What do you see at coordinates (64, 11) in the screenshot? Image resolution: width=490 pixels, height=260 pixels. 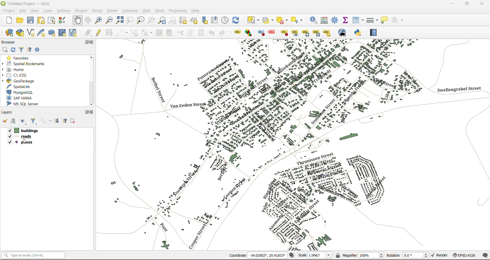 I see `settings` at bounding box center [64, 11].